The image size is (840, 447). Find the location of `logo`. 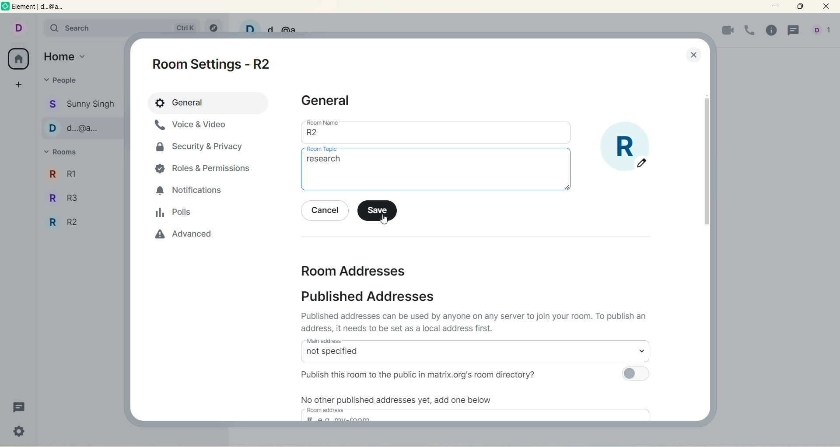

logo is located at coordinates (6, 8).